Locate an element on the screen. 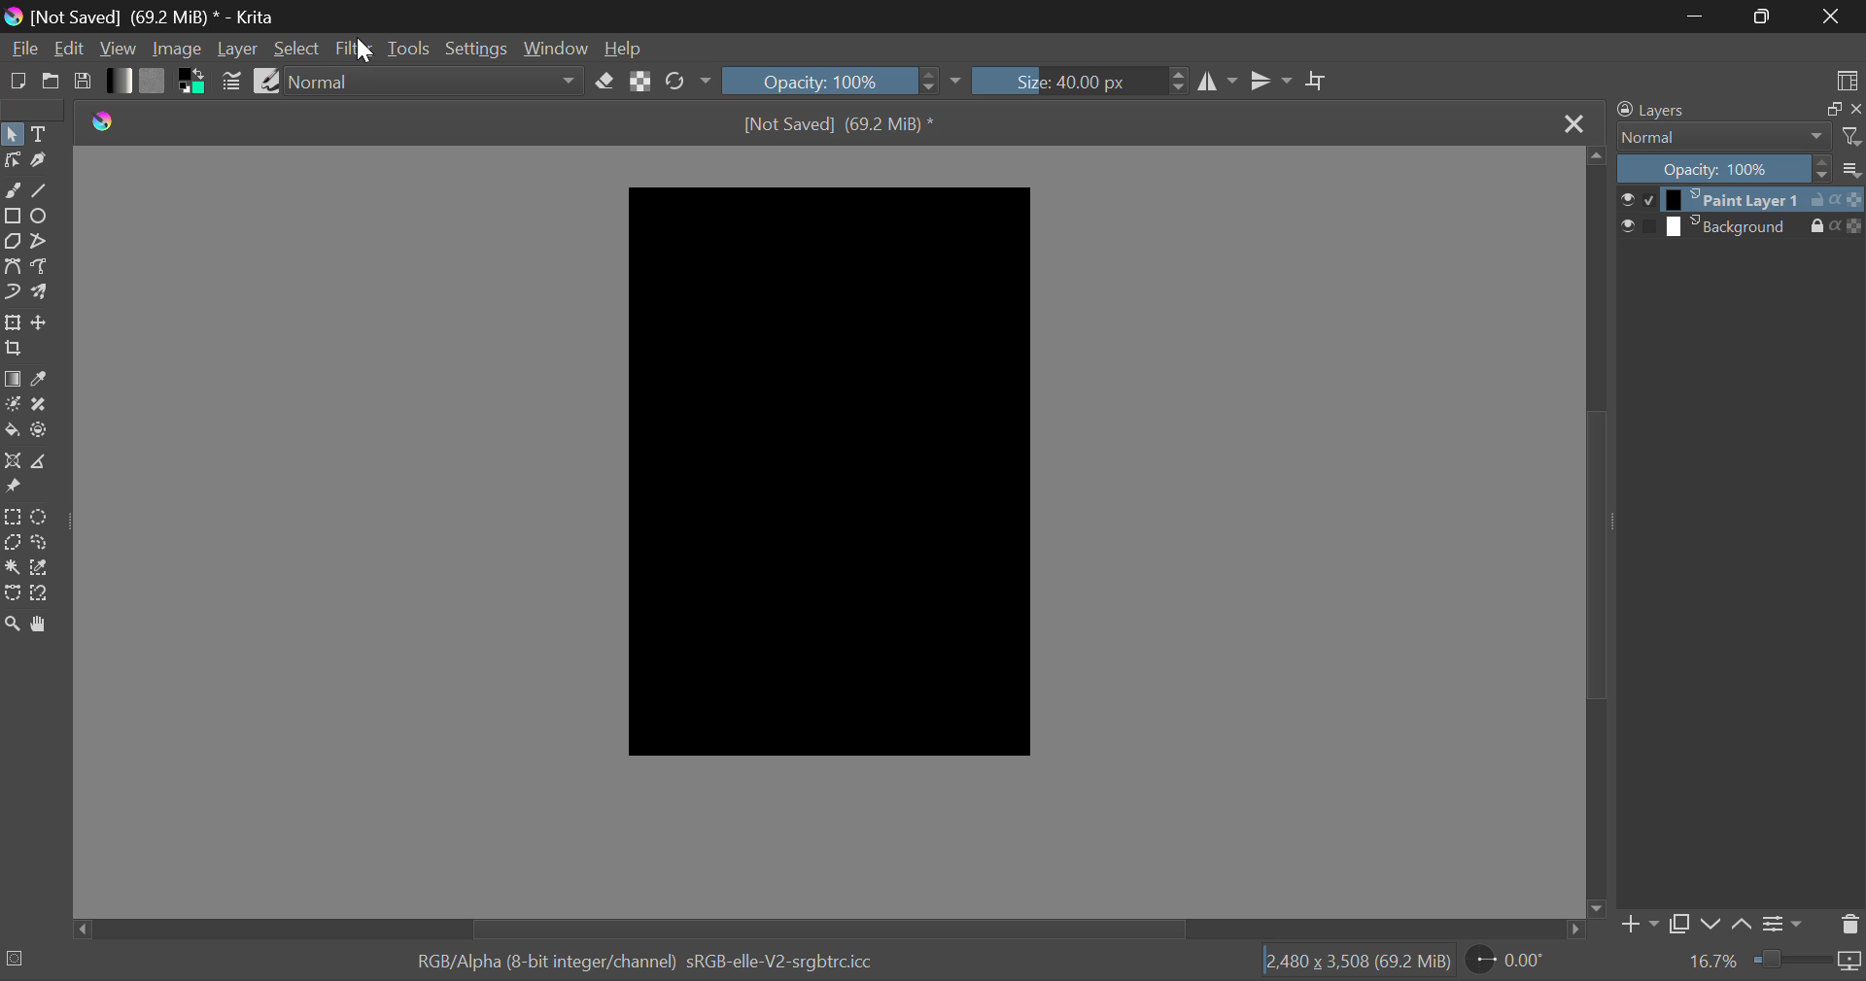 The image size is (1866, 981). Gradient Fill is located at coordinates (12, 379).